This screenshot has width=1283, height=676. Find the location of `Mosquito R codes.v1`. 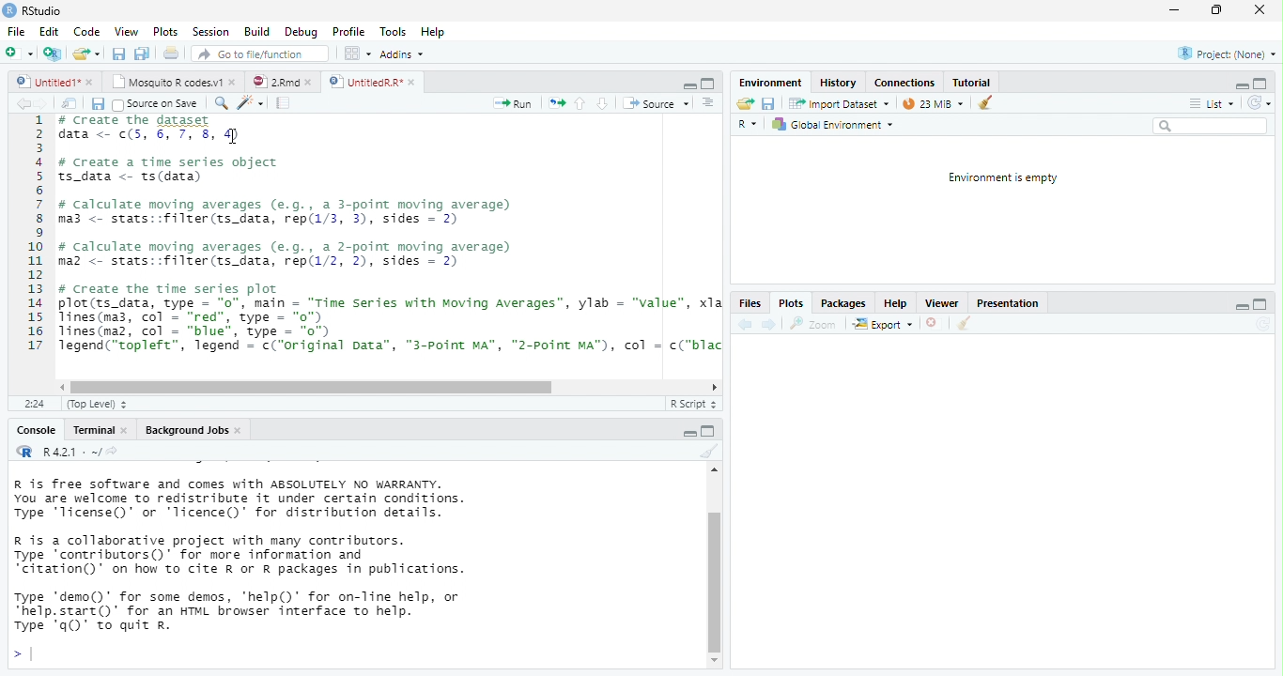

Mosquito R codes.v1 is located at coordinates (169, 81).